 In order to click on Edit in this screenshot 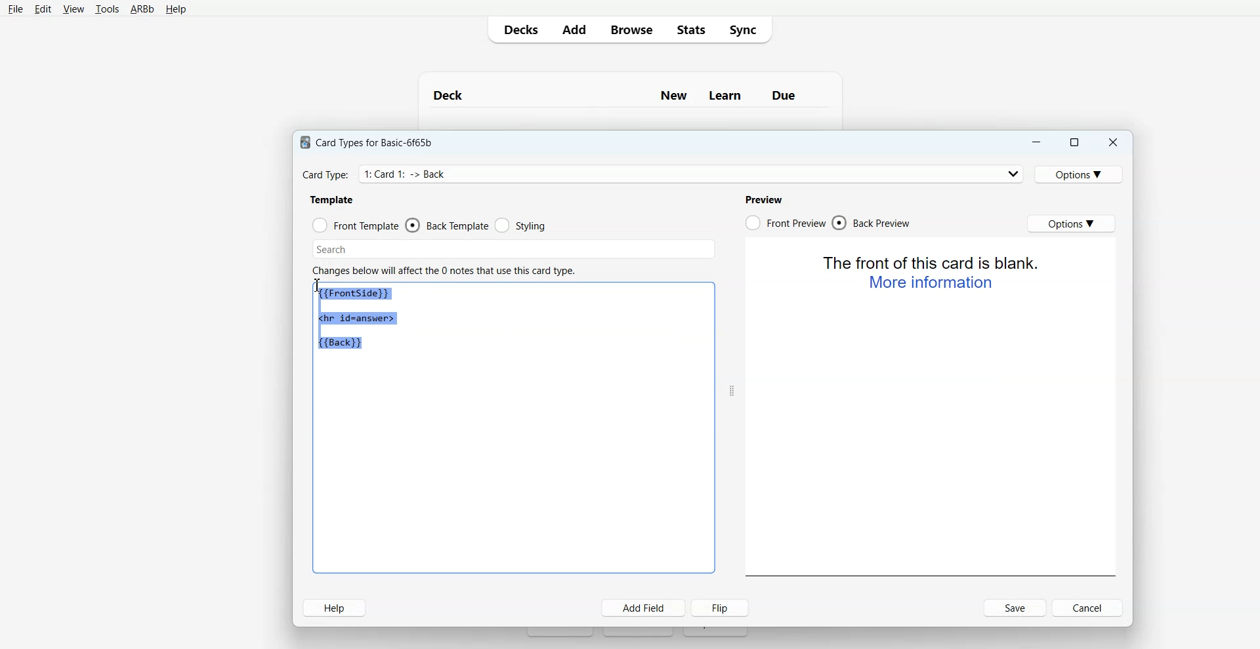, I will do `click(42, 9)`.